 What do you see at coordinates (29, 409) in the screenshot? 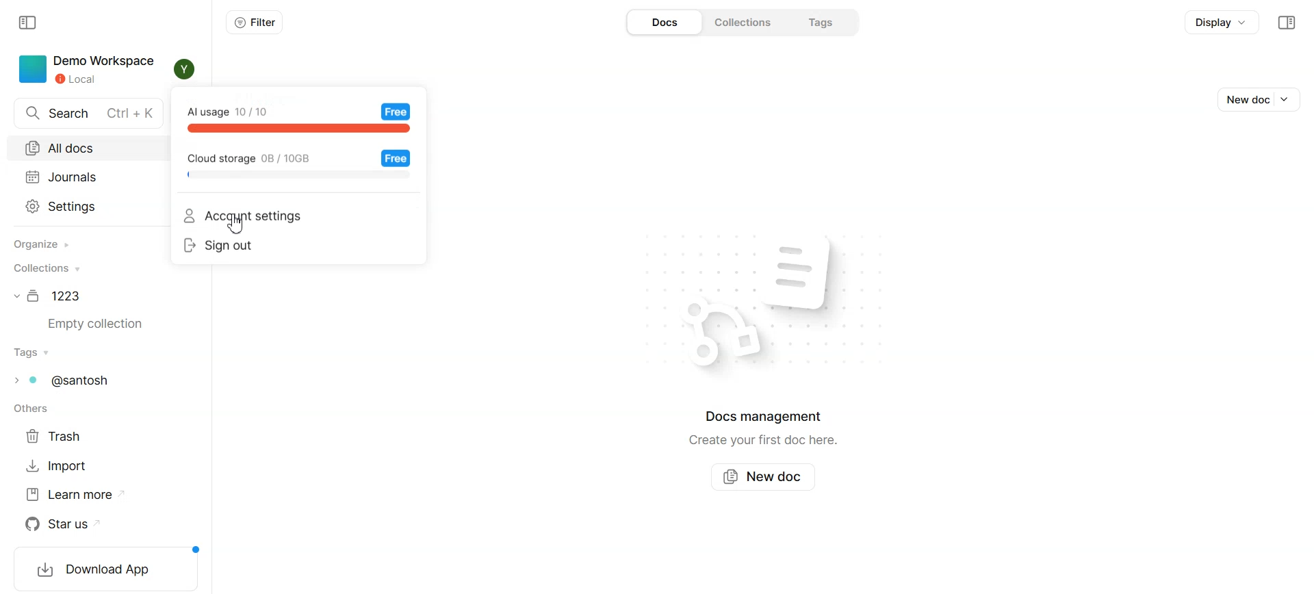
I see `others` at bounding box center [29, 409].